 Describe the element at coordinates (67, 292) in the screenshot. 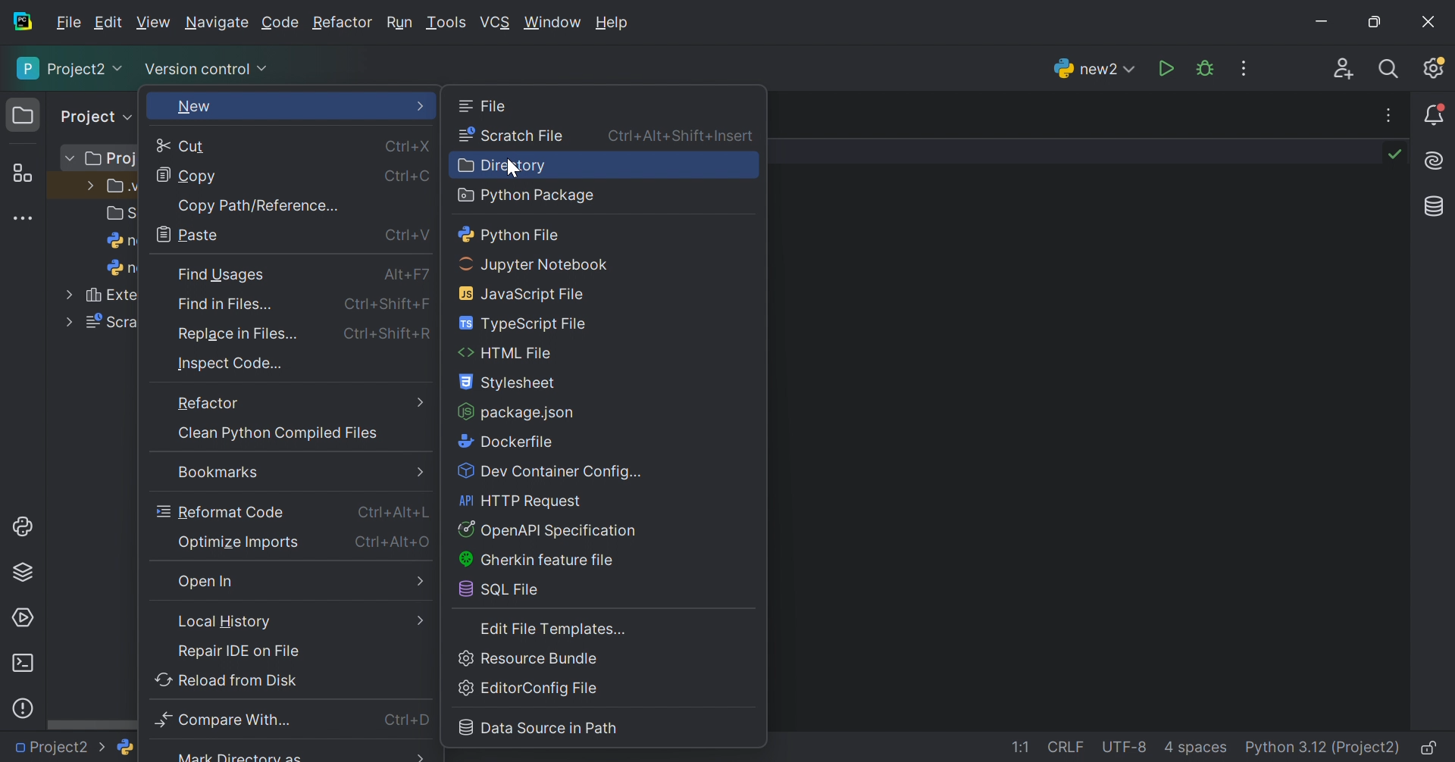

I see `More` at that location.